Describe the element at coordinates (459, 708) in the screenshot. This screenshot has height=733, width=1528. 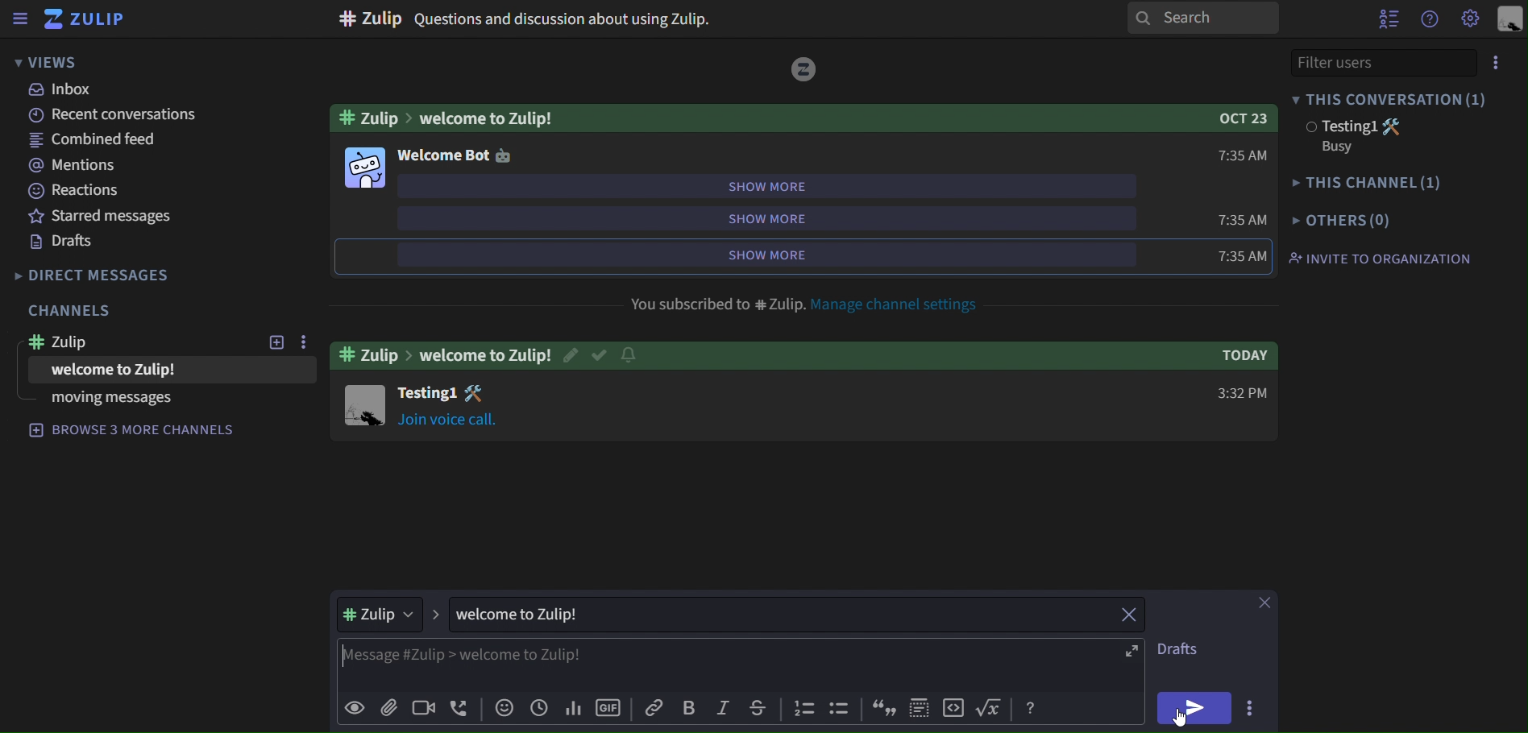
I see `add voice call` at that location.